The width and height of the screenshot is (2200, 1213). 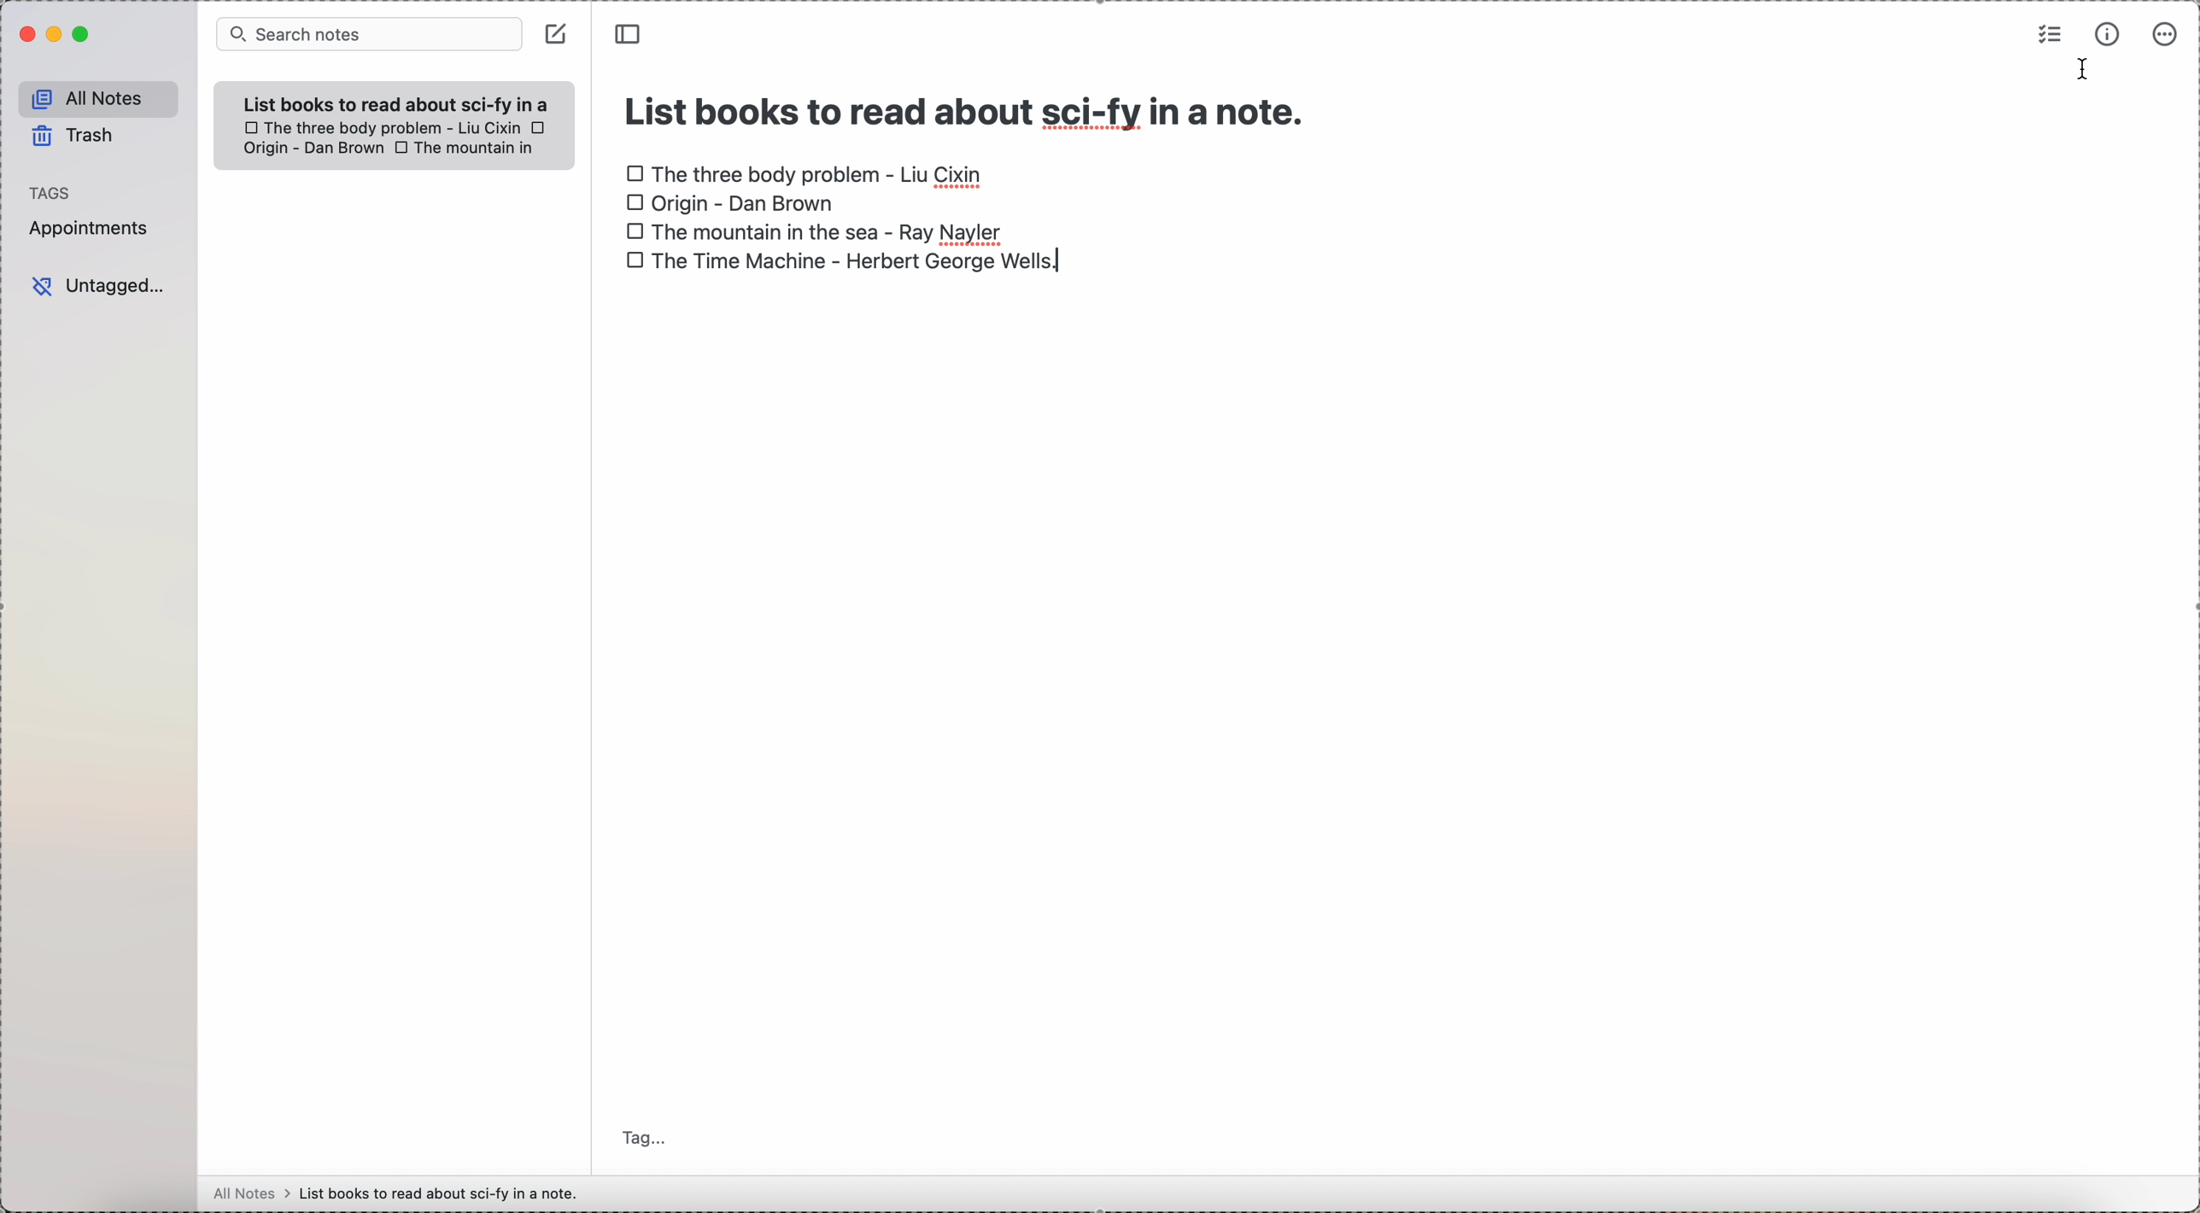 What do you see at coordinates (541, 126) in the screenshot?
I see `checkbox` at bounding box center [541, 126].